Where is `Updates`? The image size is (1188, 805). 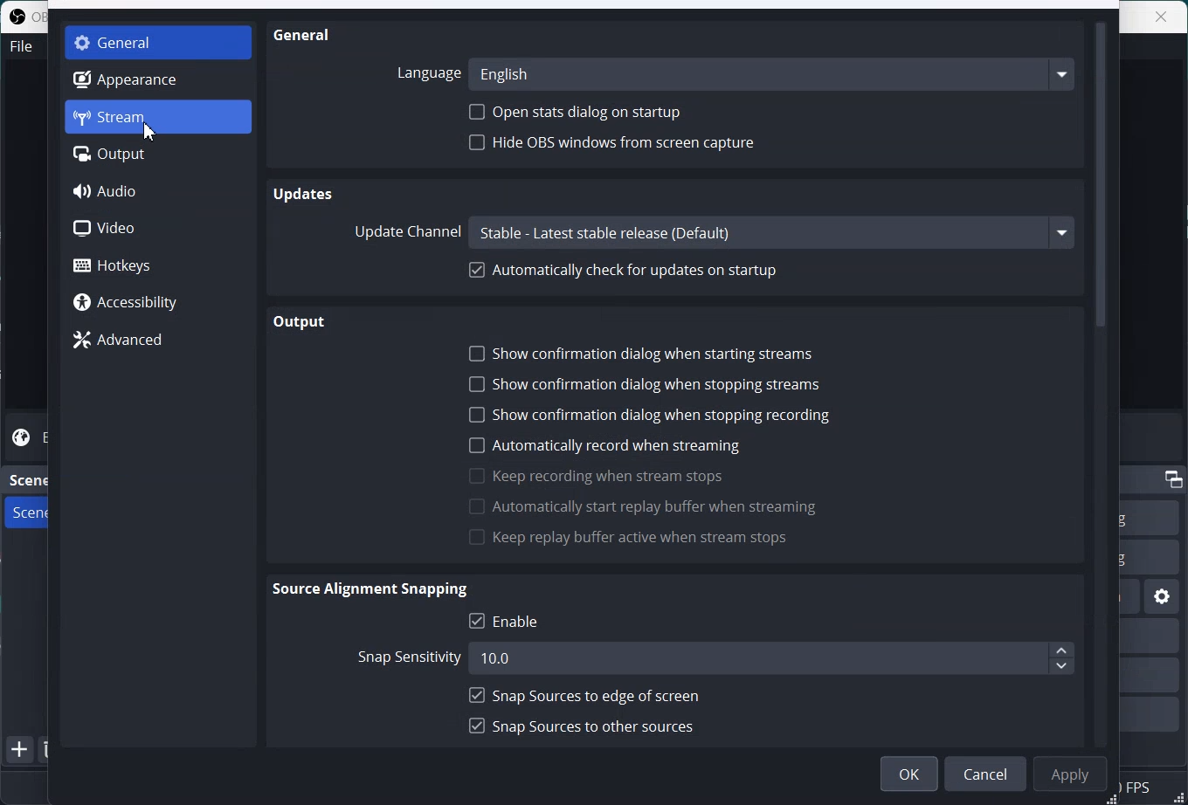 Updates is located at coordinates (301, 193).